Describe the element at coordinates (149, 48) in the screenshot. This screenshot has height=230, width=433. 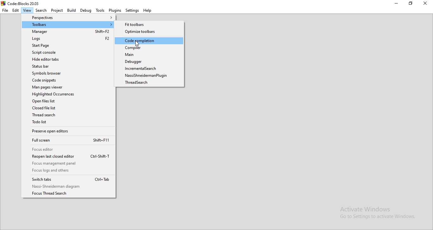
I see `Compiler` at that location.